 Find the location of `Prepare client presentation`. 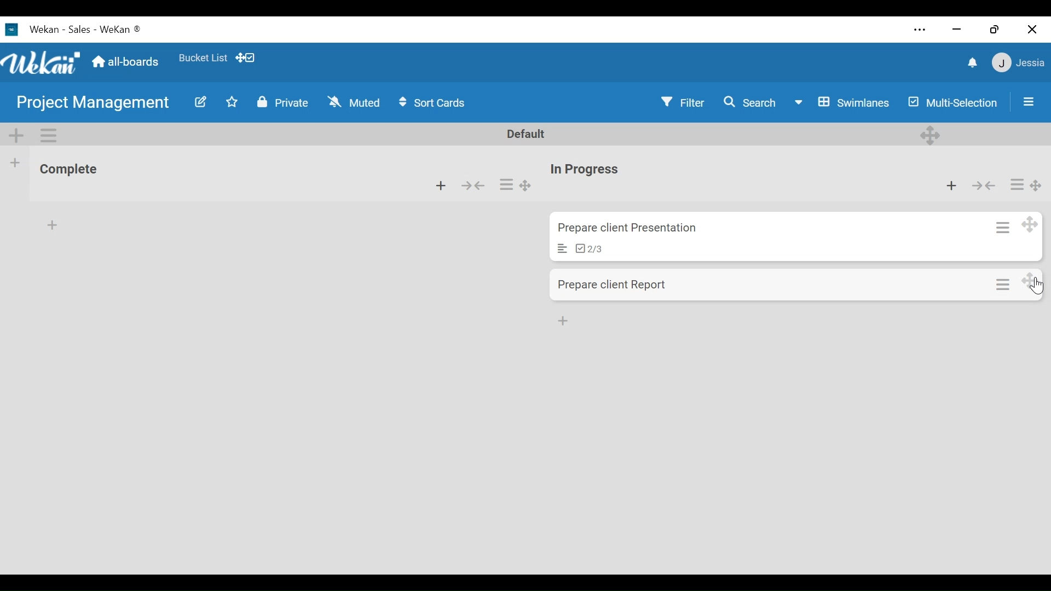

Prepare client presentation is located at coordinates (631, 229).